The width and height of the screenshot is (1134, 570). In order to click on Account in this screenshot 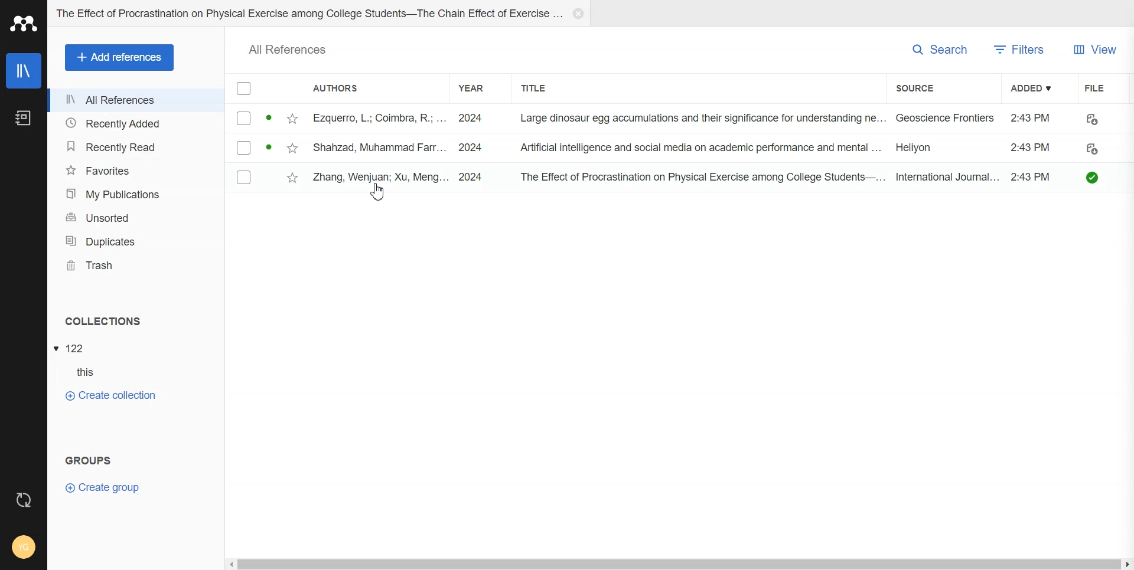, I will do `click(21, 544)`.